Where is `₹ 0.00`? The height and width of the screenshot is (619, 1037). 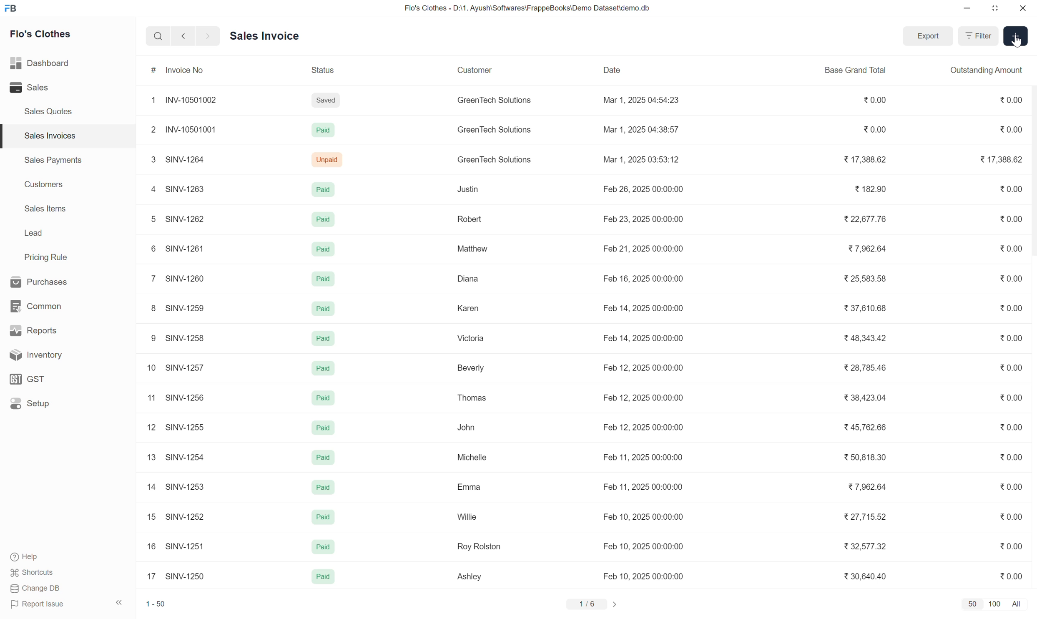
₹ 0.00 is located at coordinates (1009, 278).